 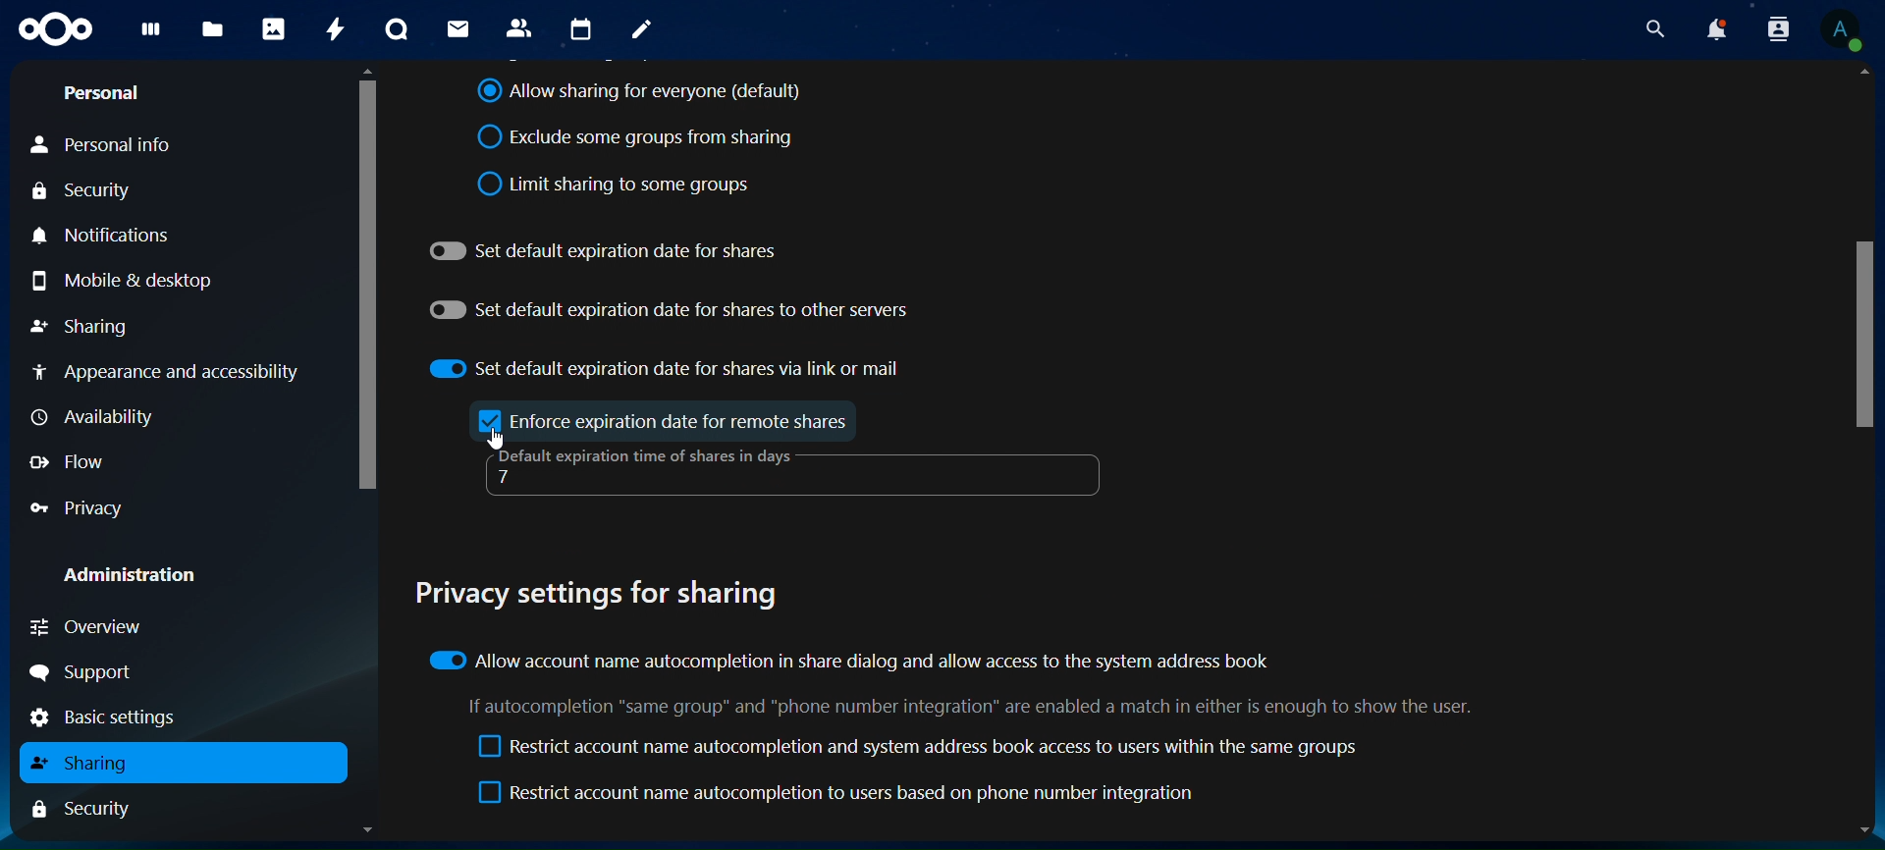 I want to click on security, so click(x=92, y=809).